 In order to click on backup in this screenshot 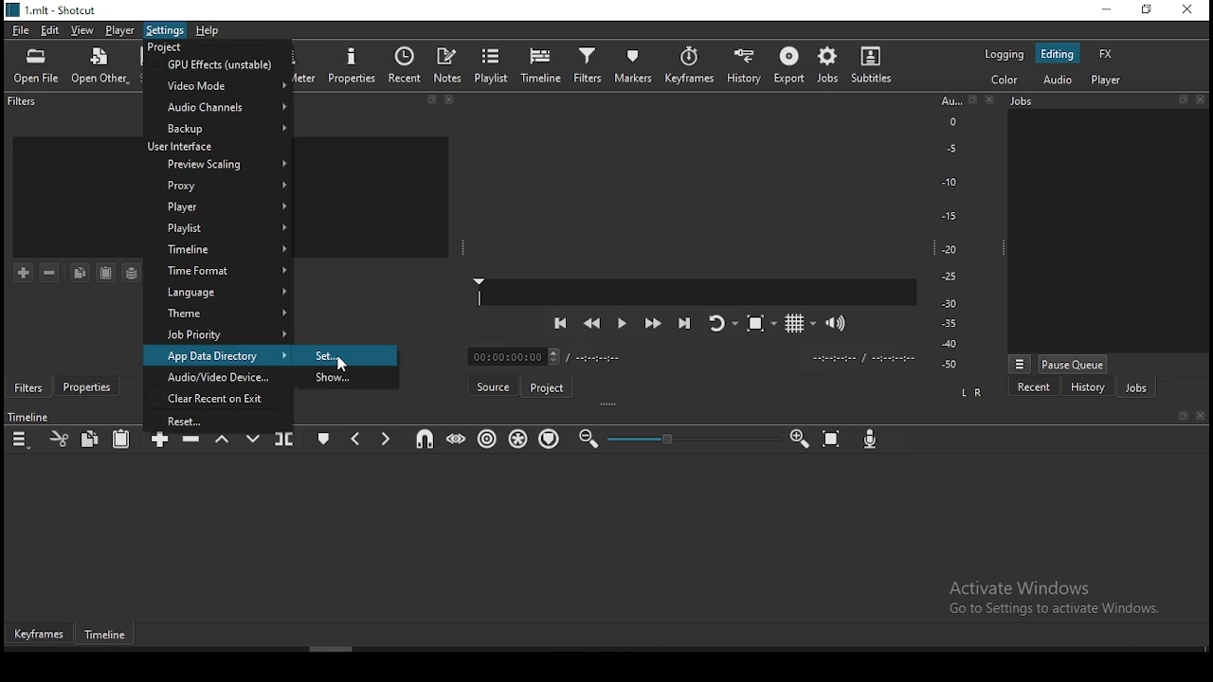, I will do `click(219, 128)`.